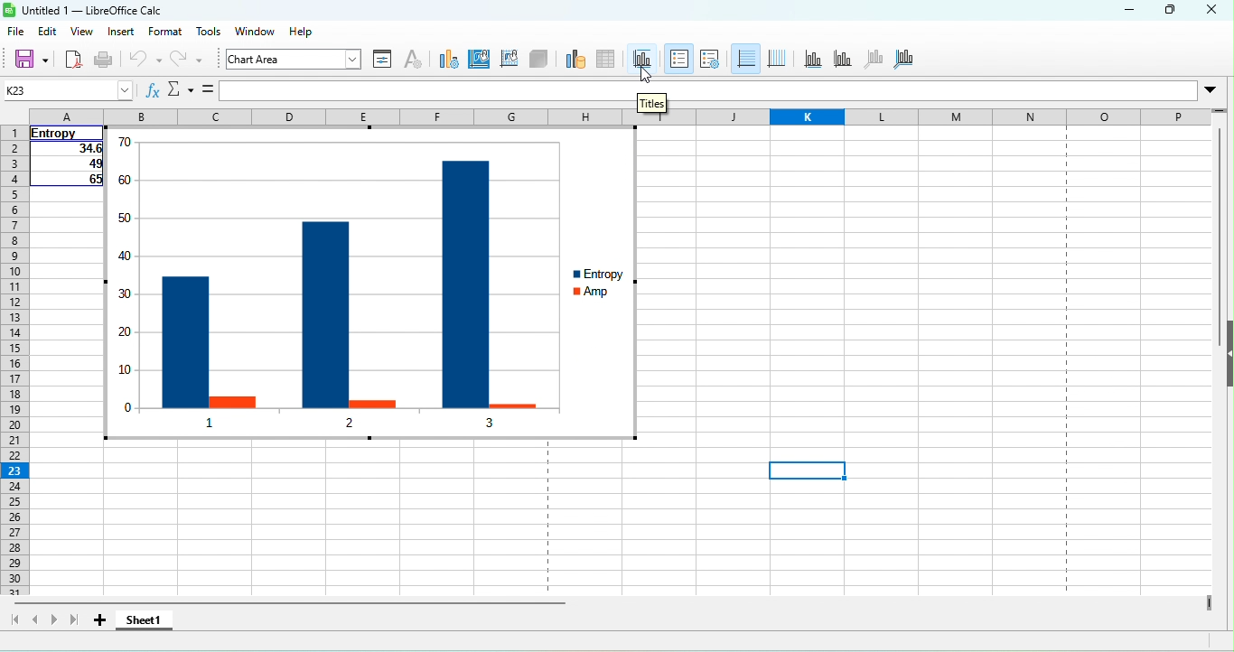 The height and width of the screenshot is (652, 1234). What do you see at coordinates (781, 59) in the screenshot?
I see `vertical gids` at bounding box center [781, 59].